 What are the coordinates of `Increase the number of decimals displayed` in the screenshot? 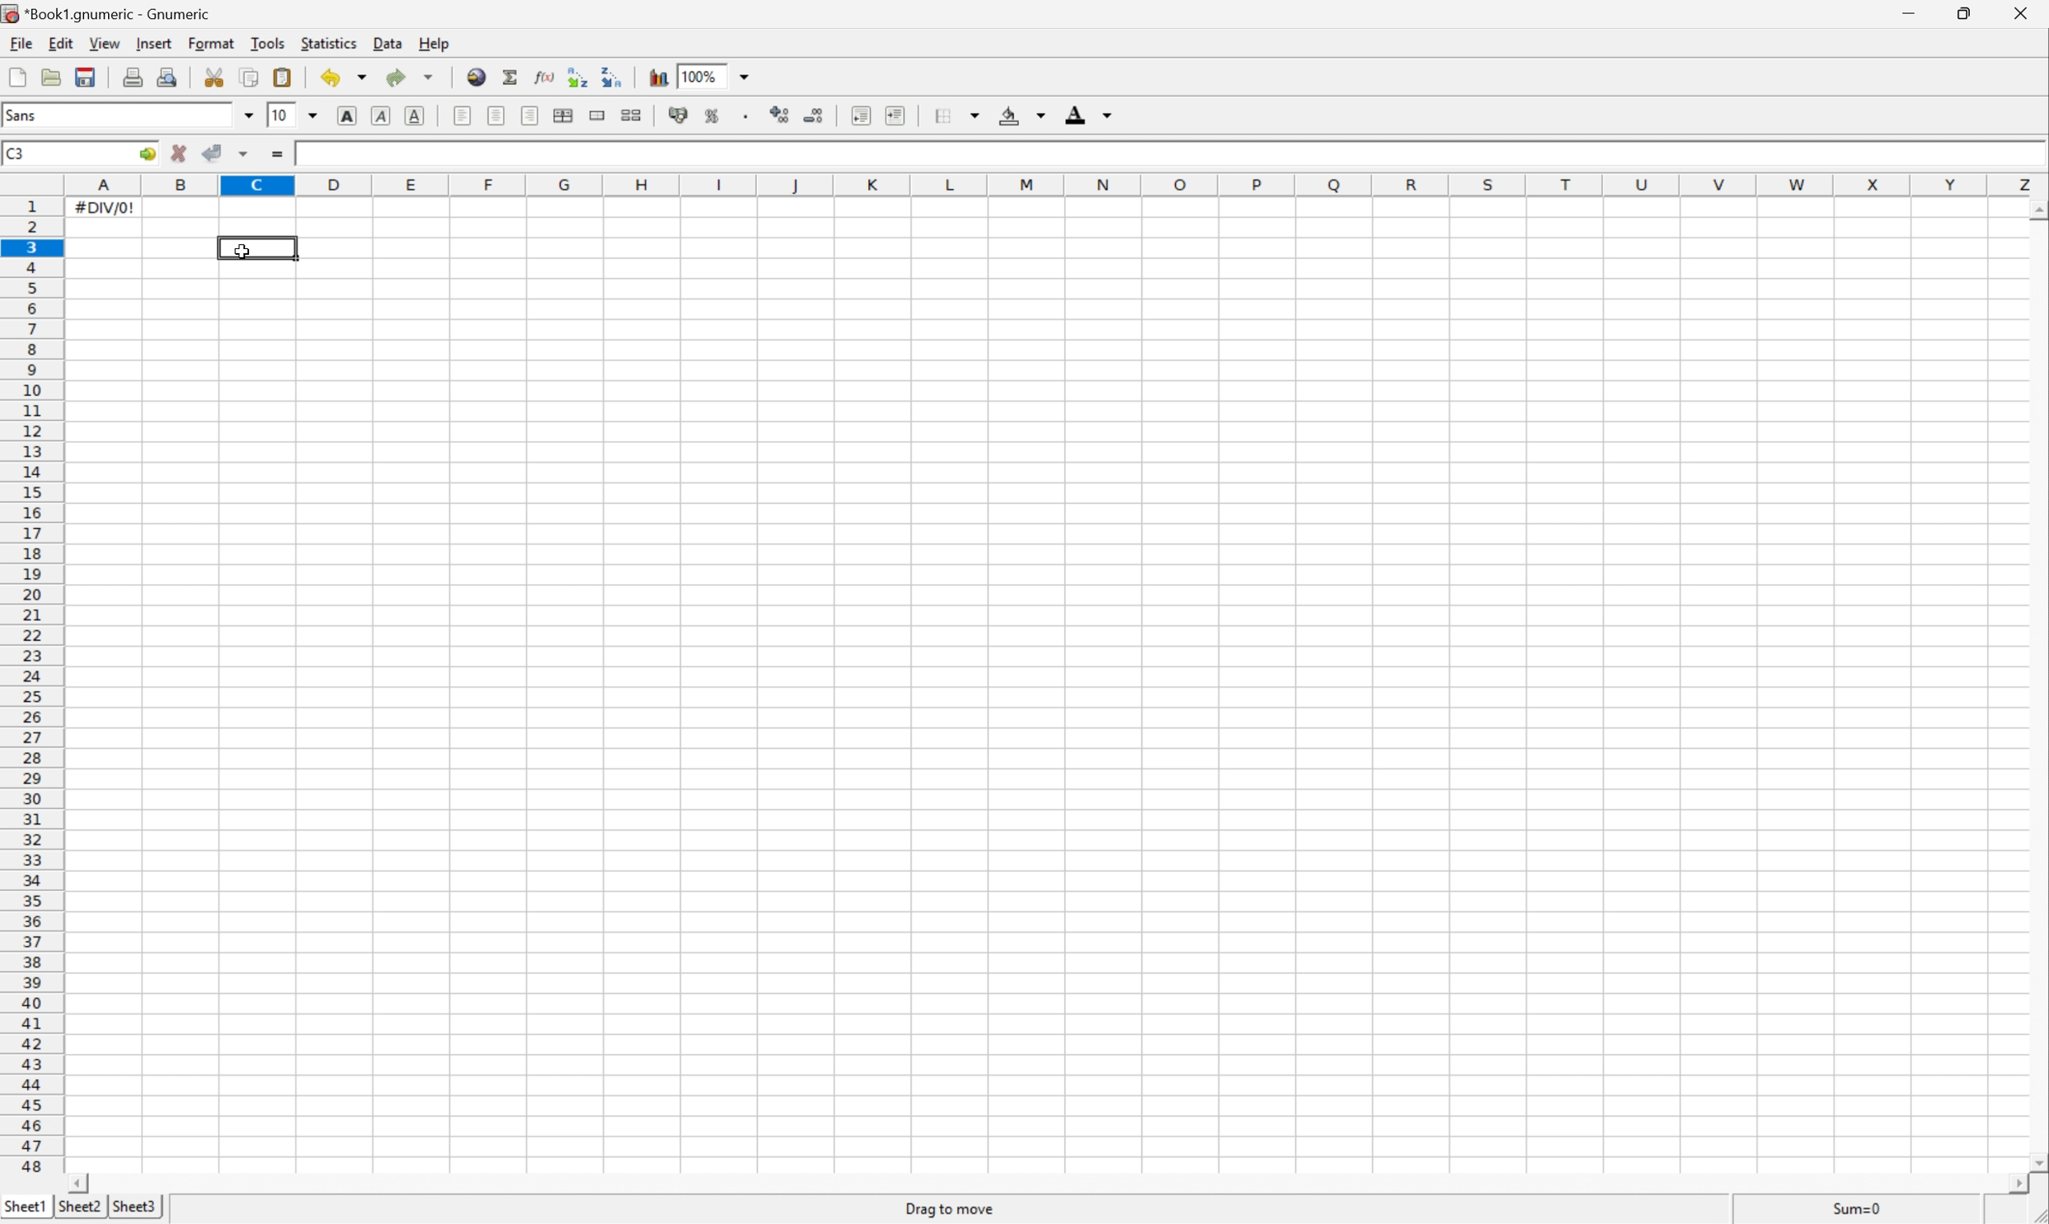 It's located at (782, 115).